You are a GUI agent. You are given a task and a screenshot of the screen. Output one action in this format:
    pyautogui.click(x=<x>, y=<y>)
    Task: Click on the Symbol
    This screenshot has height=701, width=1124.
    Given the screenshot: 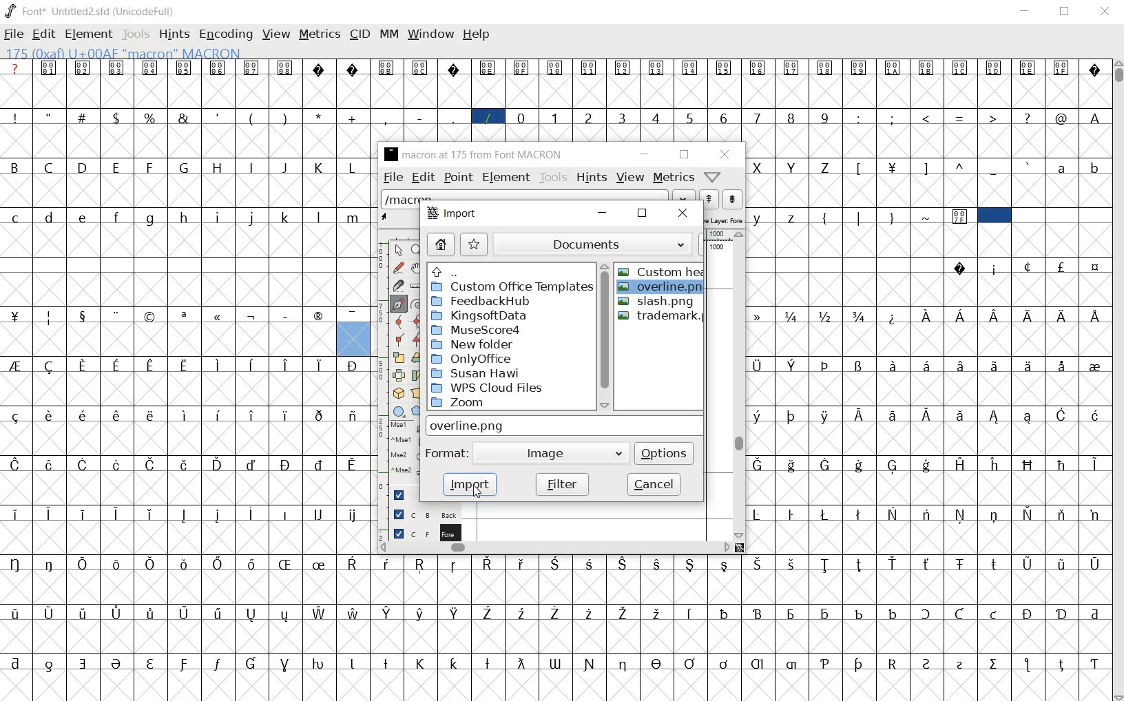 What is the action you would take?
    pyautogui.click(x=253, y=364)
    